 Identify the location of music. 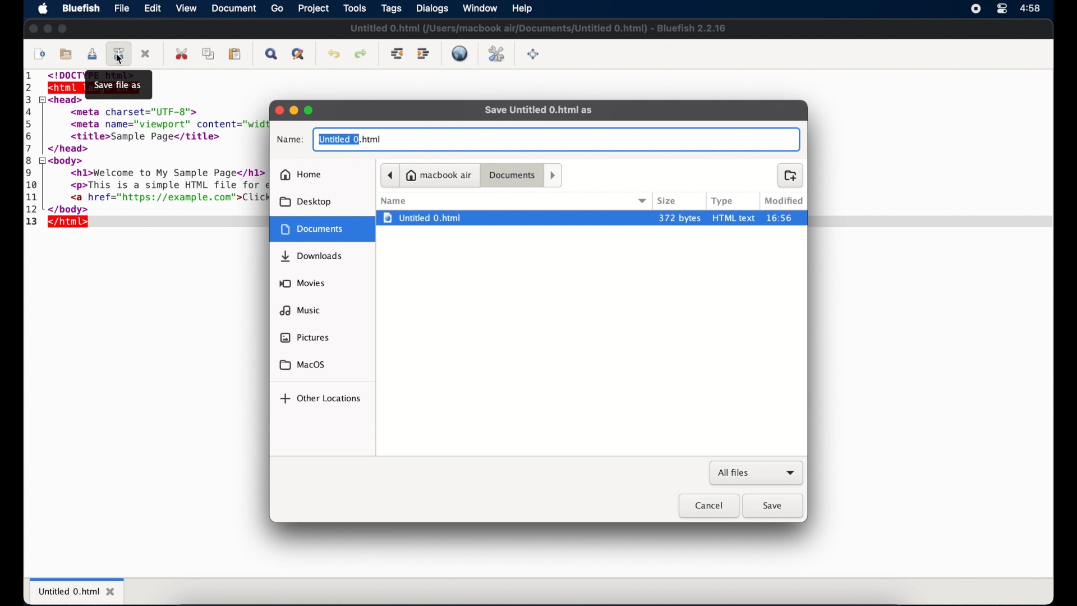
(300, 310).